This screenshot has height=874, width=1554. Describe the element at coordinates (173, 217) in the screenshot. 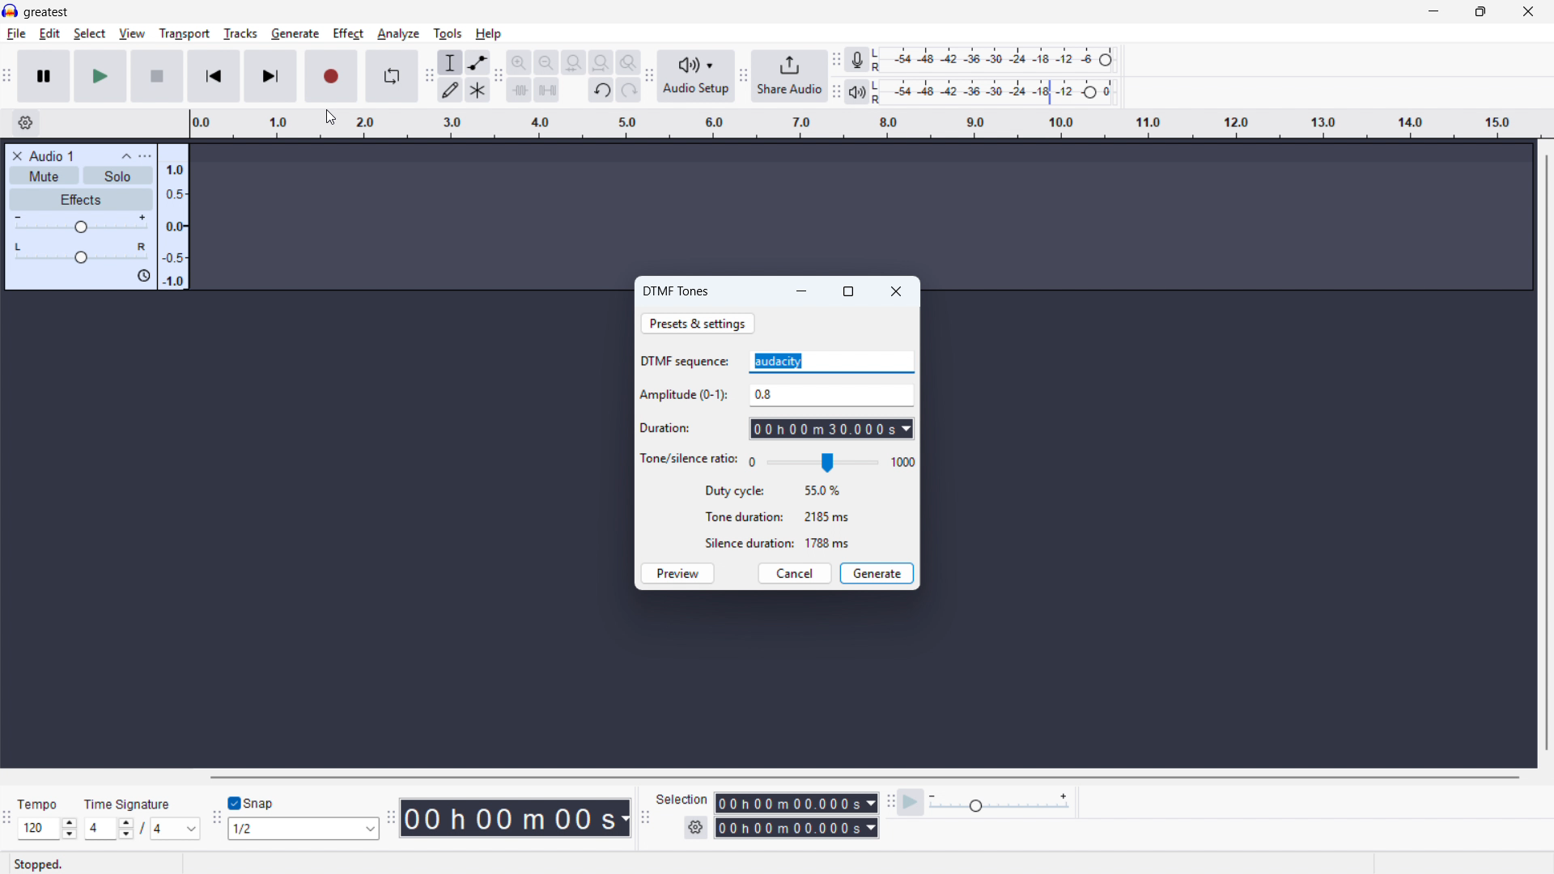

I see `Amplitude ` at that location.